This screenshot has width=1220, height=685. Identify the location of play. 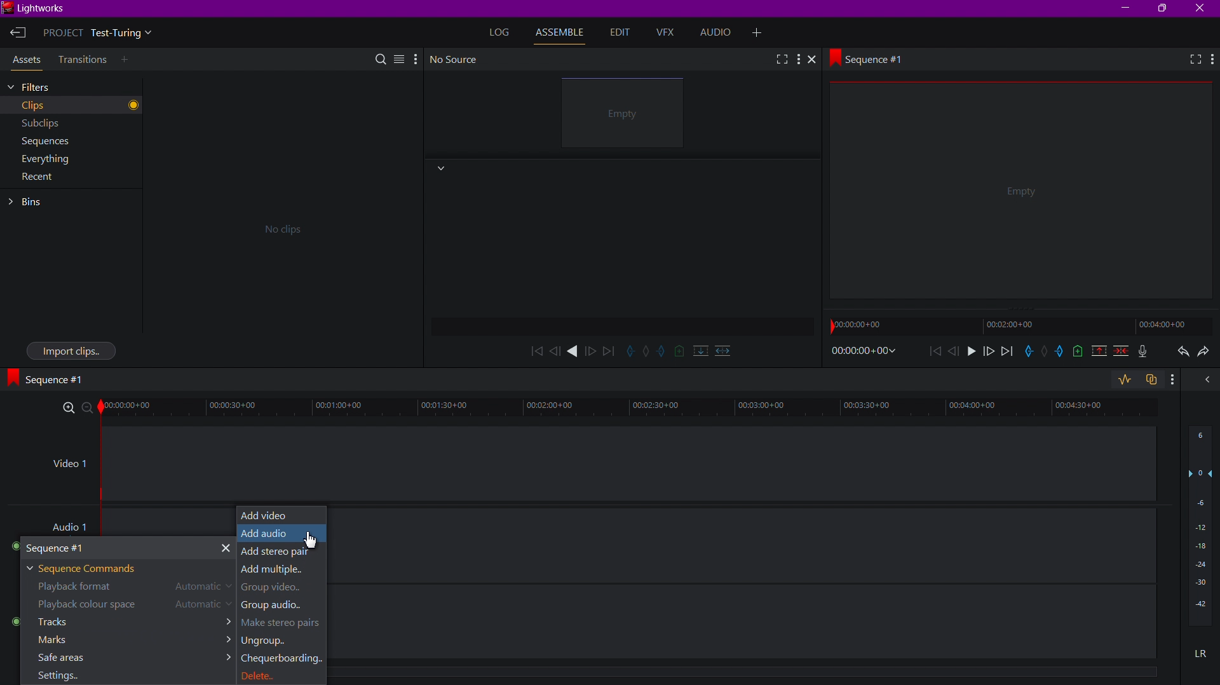
(970, 353).